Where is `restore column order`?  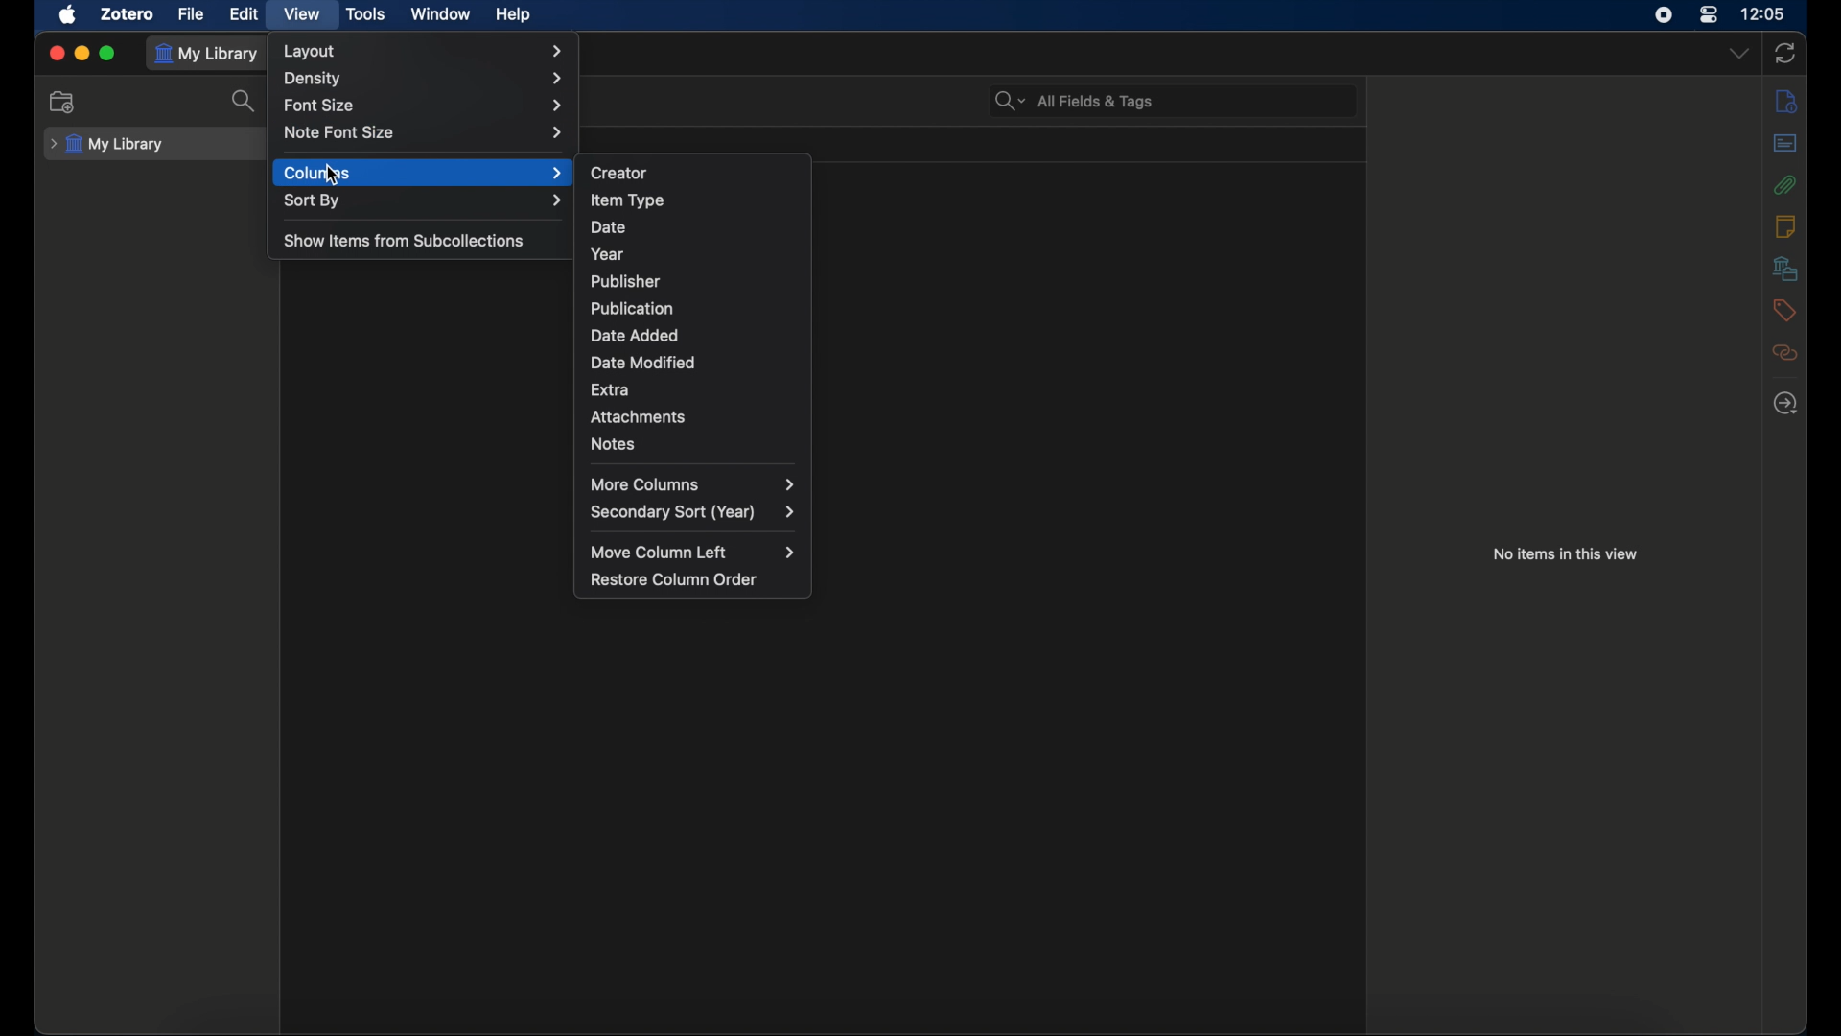
restore column order is located at coordinates (677, 580).